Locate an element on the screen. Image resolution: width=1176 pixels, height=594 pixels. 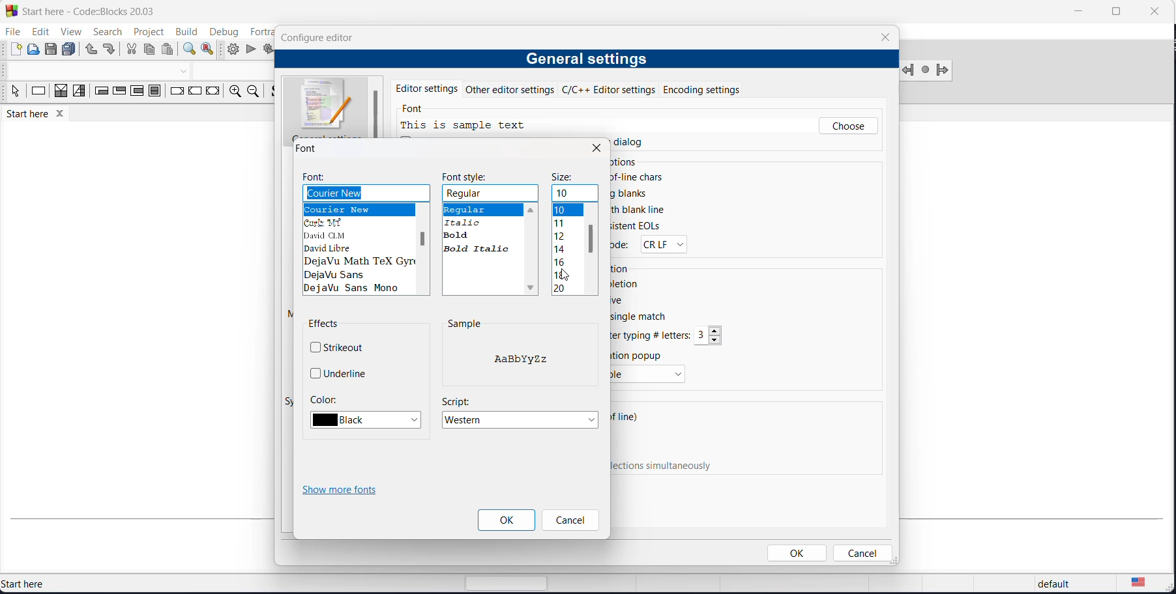
minimize is located at coordinates (1076, 13).